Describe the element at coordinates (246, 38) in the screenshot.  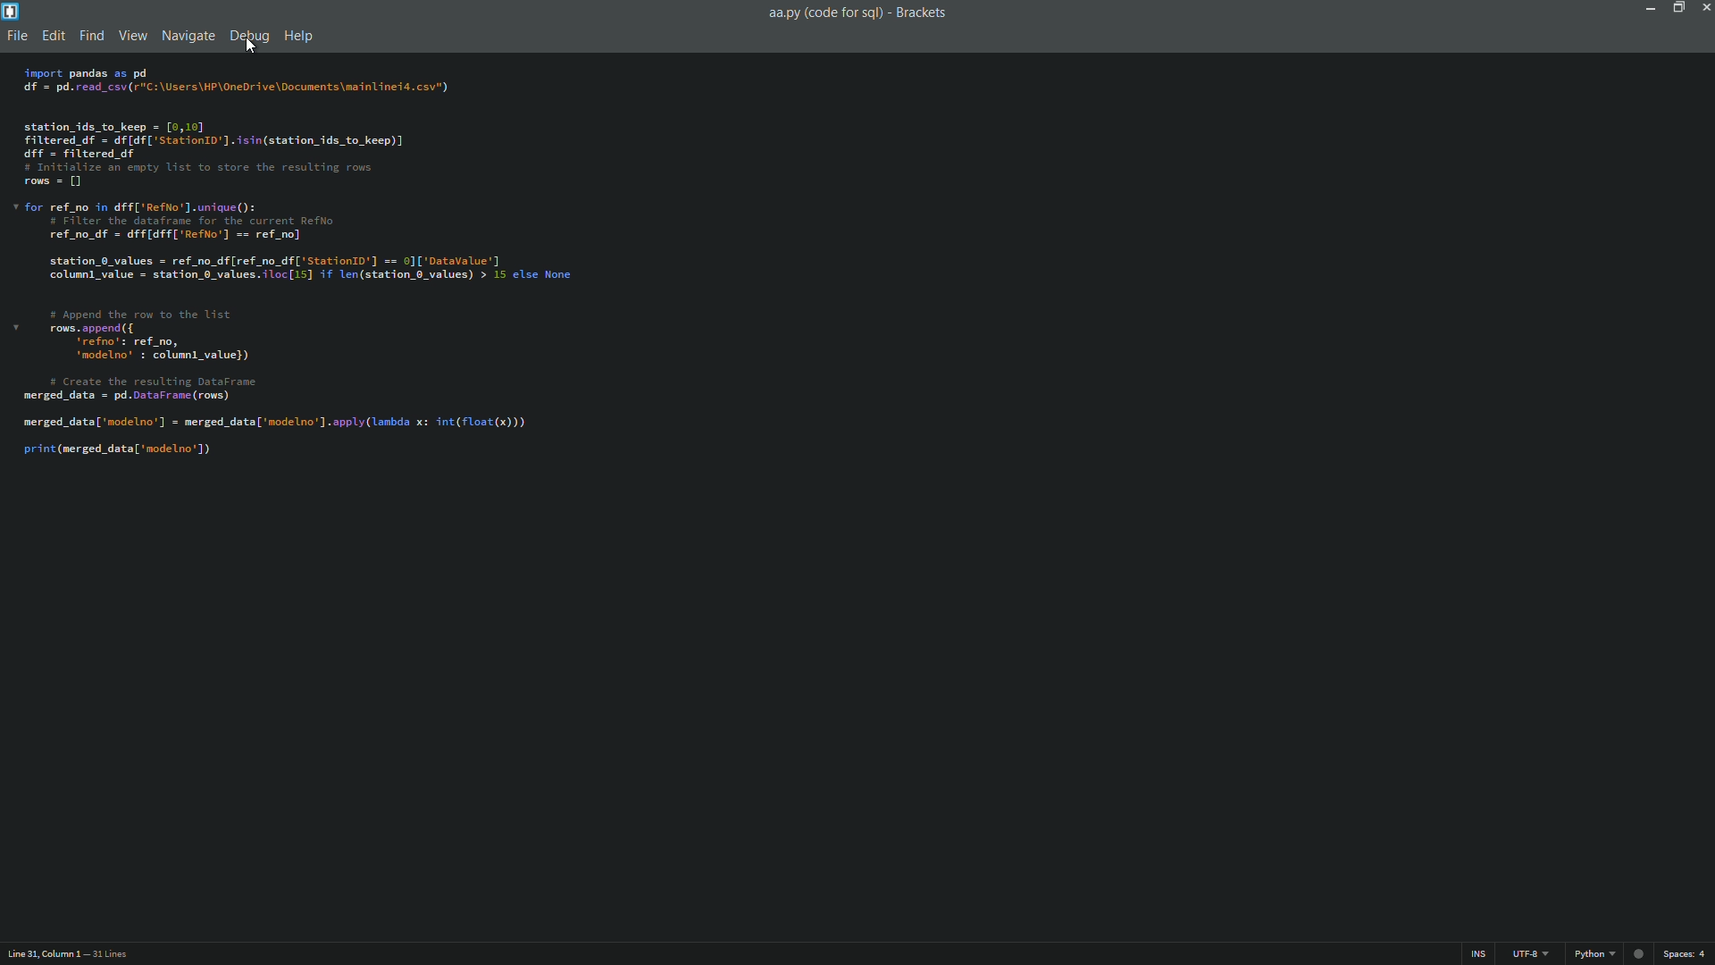
I see `Debug menu` at that location.